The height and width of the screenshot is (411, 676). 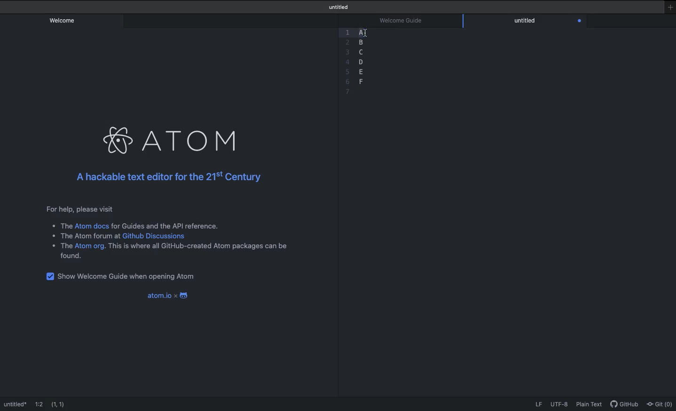 I want to click on Selection, so click(x=382, y=32).